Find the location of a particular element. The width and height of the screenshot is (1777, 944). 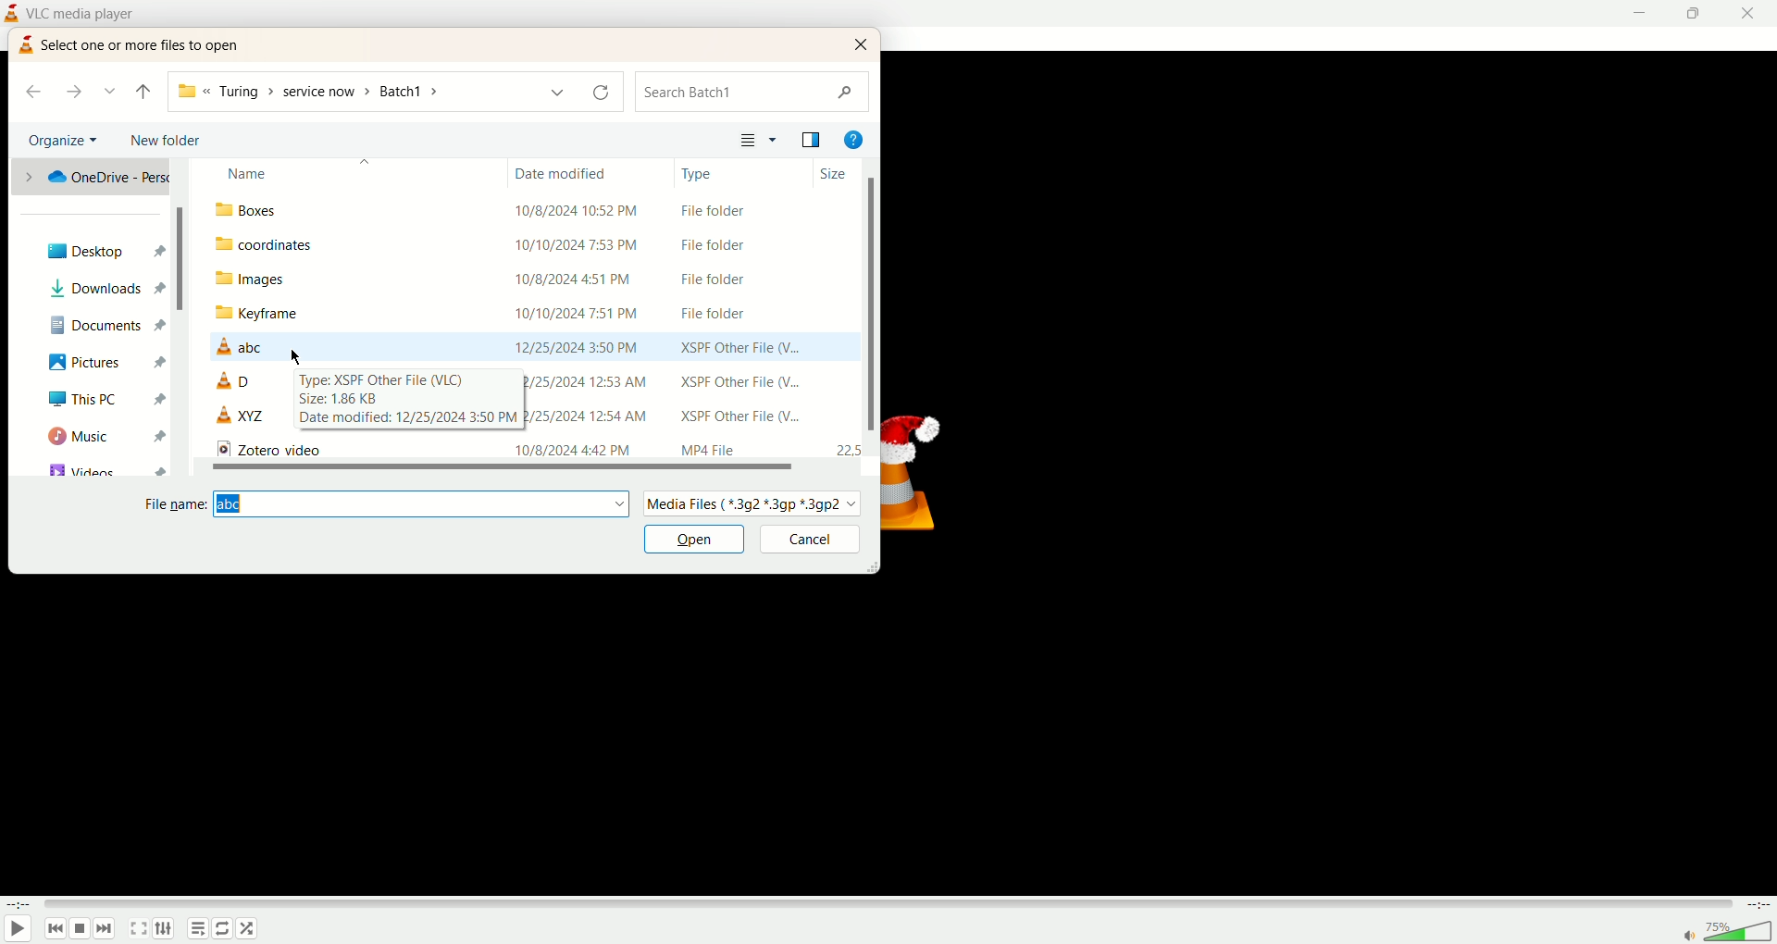

view is located at coordinates (747, 141).